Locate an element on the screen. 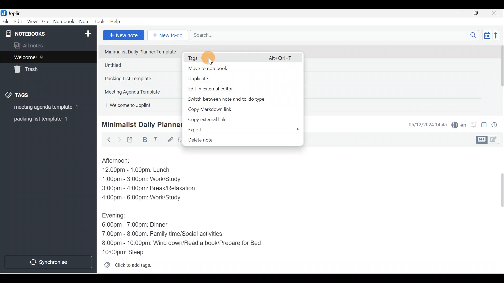 This screenshot has width=504, height=283. New to-do is located at coordinates (166, 36).